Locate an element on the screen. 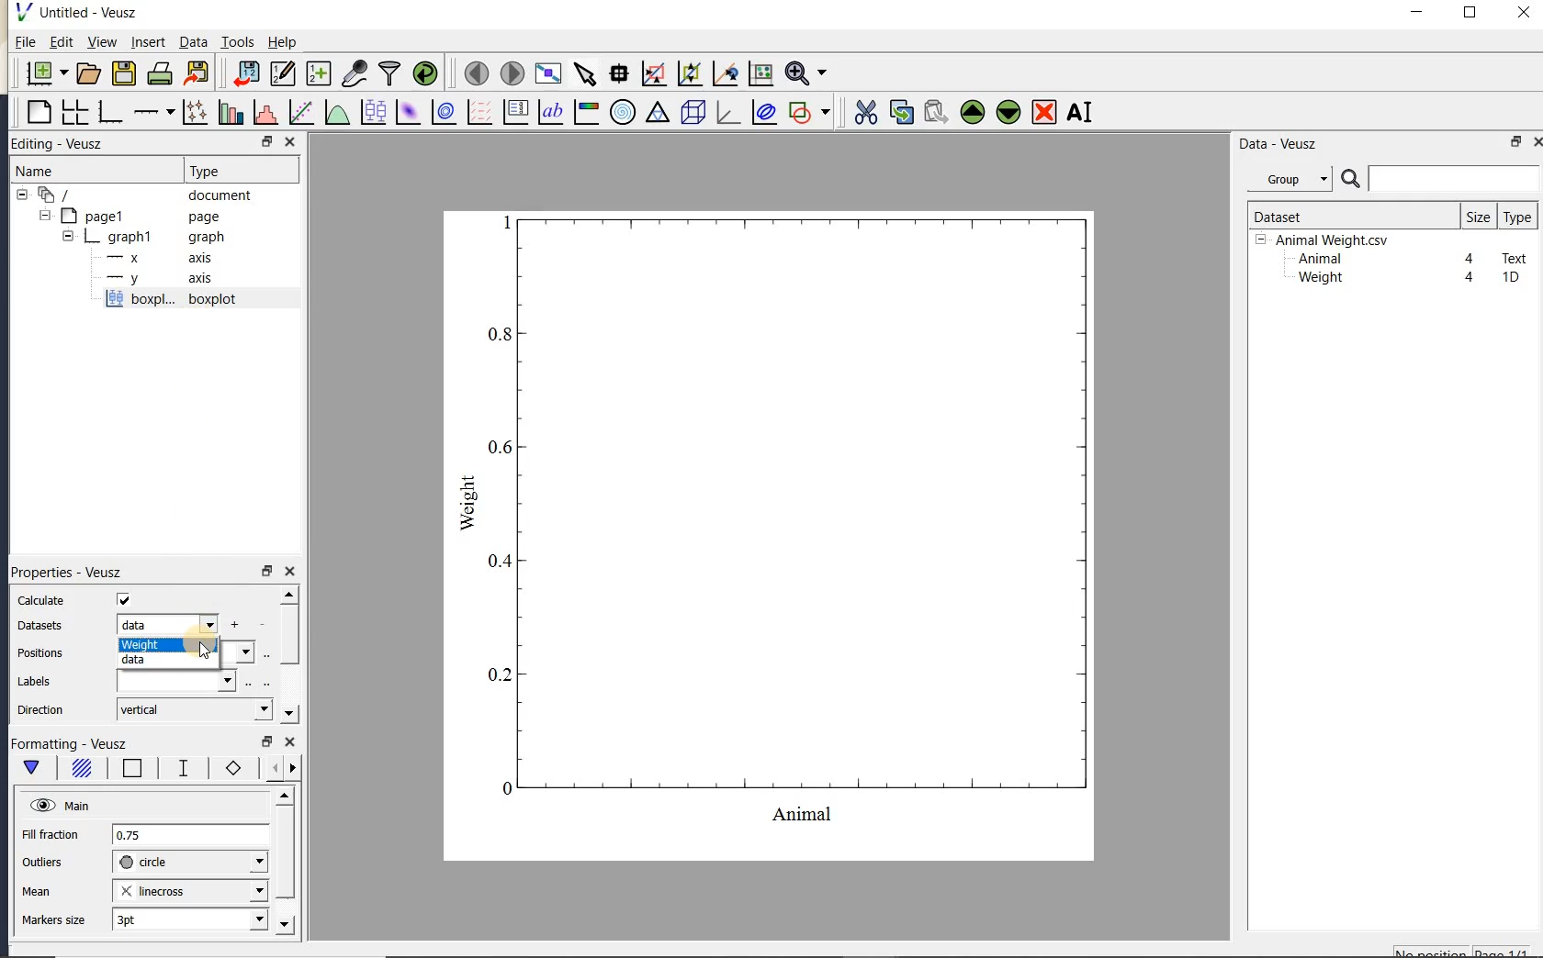 The height and width of the screenshot is (958, 1543). Animalweight.csv is located at coordinates (1326, 240).